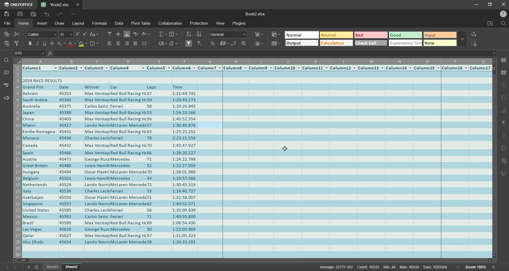 This screenshot has width=509, height=271. What do you see at coordinates (502, 23) in the screenshot?
I see `find` at bounding box center [502, 23].